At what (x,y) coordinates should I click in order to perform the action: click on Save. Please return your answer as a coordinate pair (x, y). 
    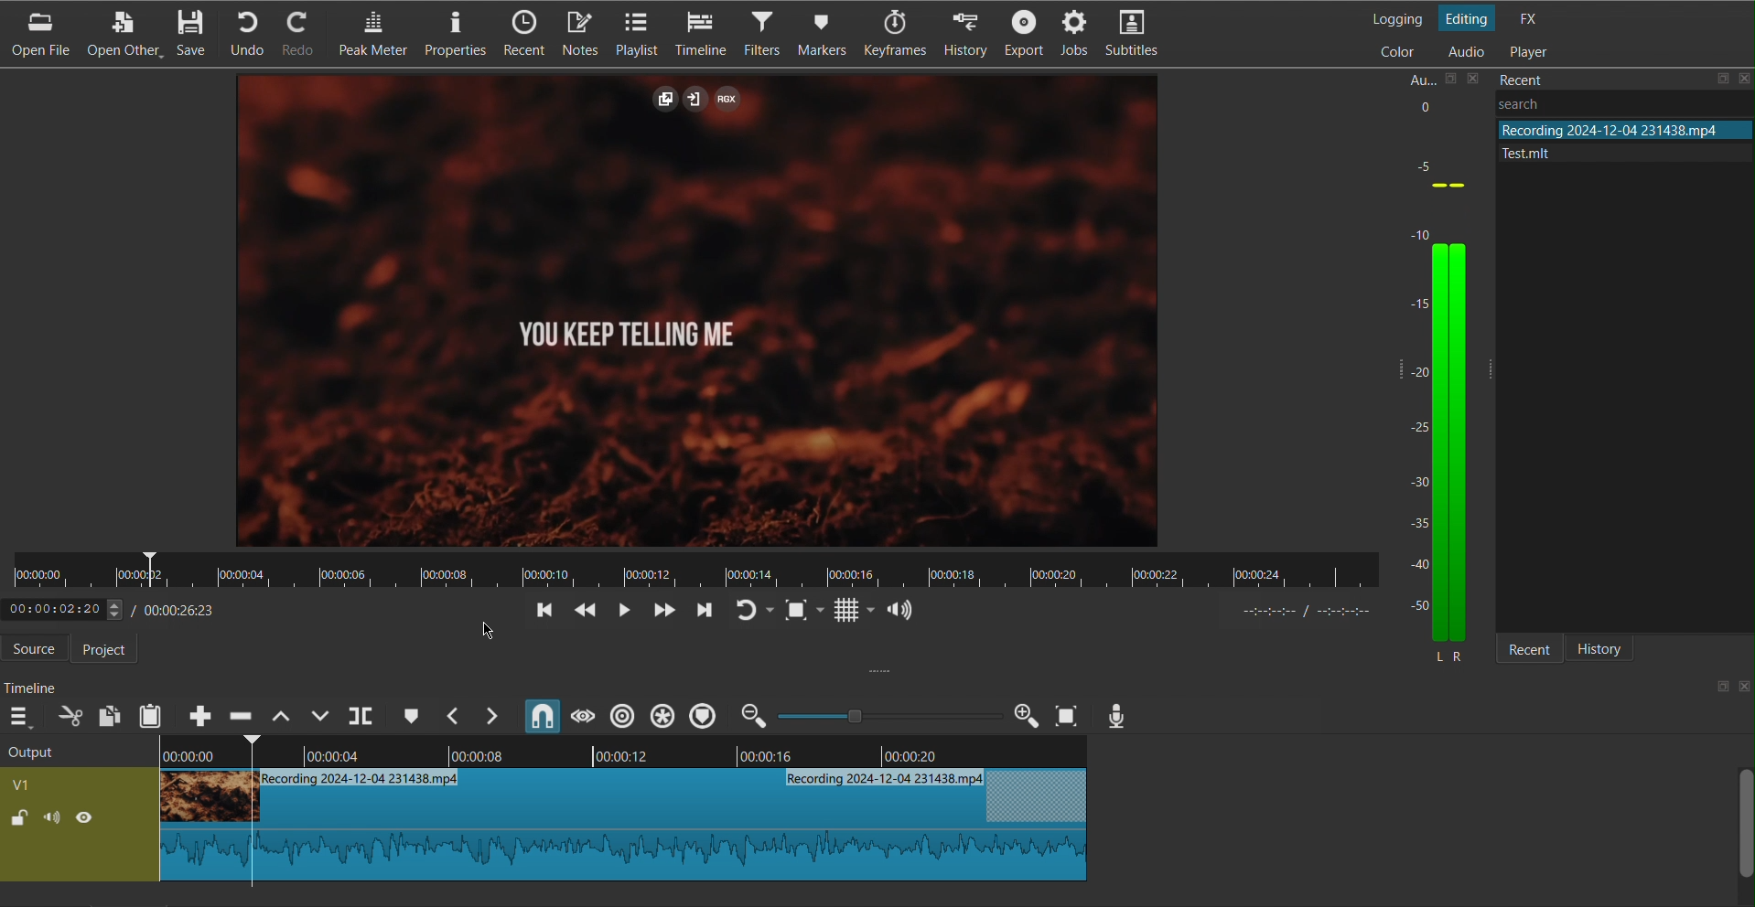
    Looking at the image, I should click on (196, 33).